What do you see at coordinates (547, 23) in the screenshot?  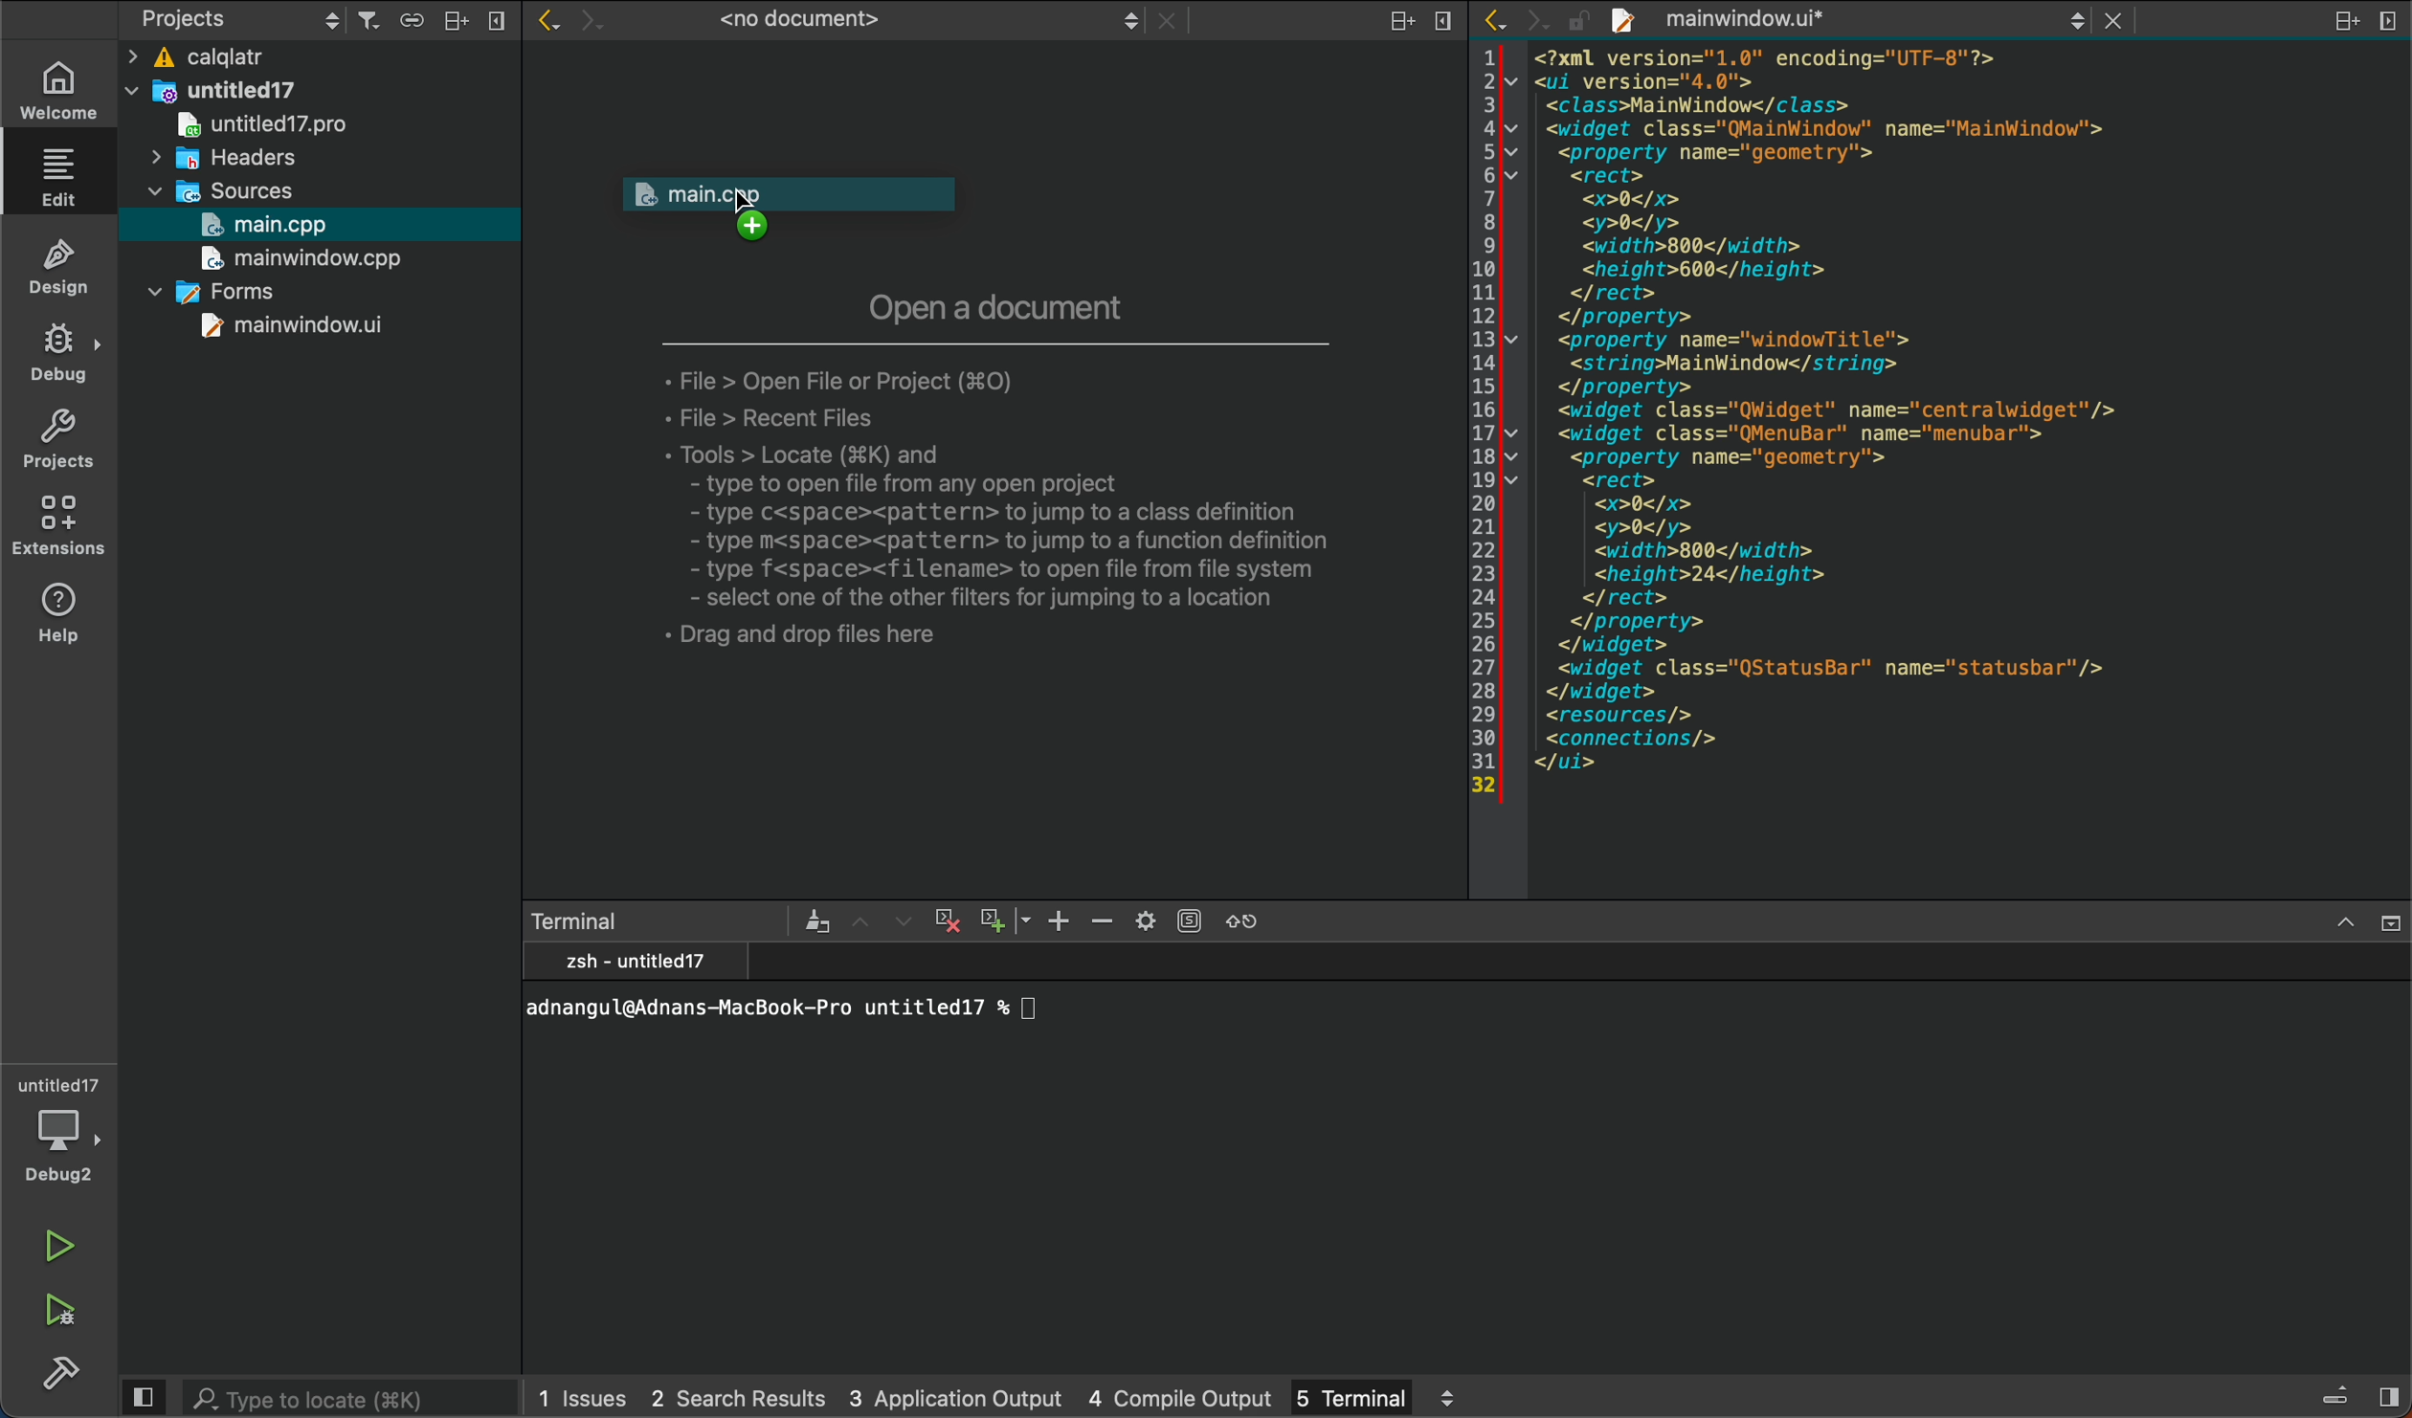 I see `go back` at bounding box center [547, 23].